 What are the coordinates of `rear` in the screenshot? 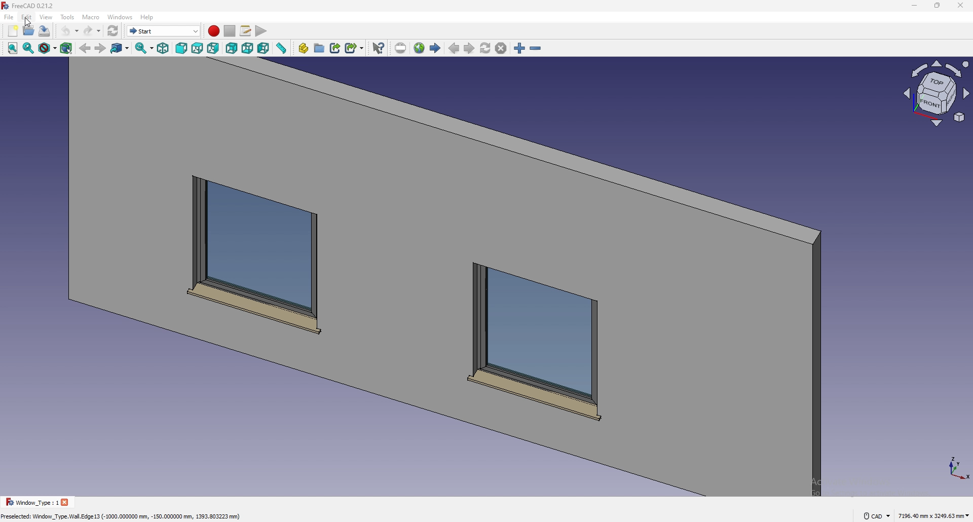 It's located at (232, 49).